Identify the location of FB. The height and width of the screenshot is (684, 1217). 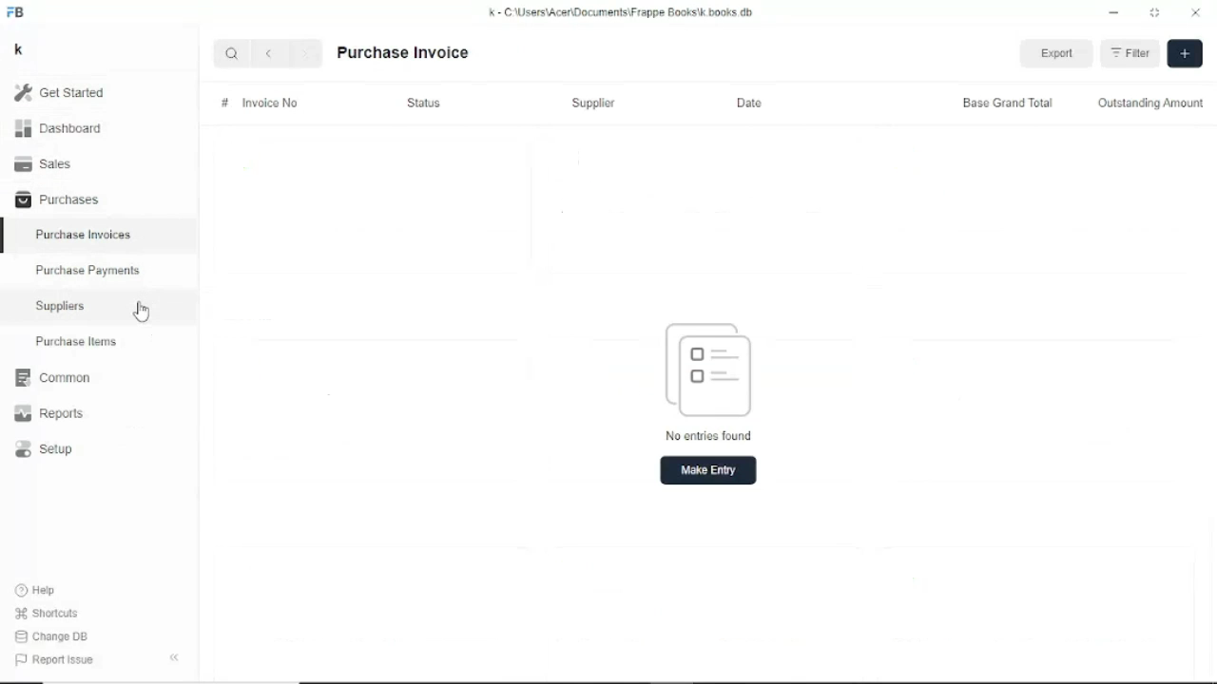
(17, 11).